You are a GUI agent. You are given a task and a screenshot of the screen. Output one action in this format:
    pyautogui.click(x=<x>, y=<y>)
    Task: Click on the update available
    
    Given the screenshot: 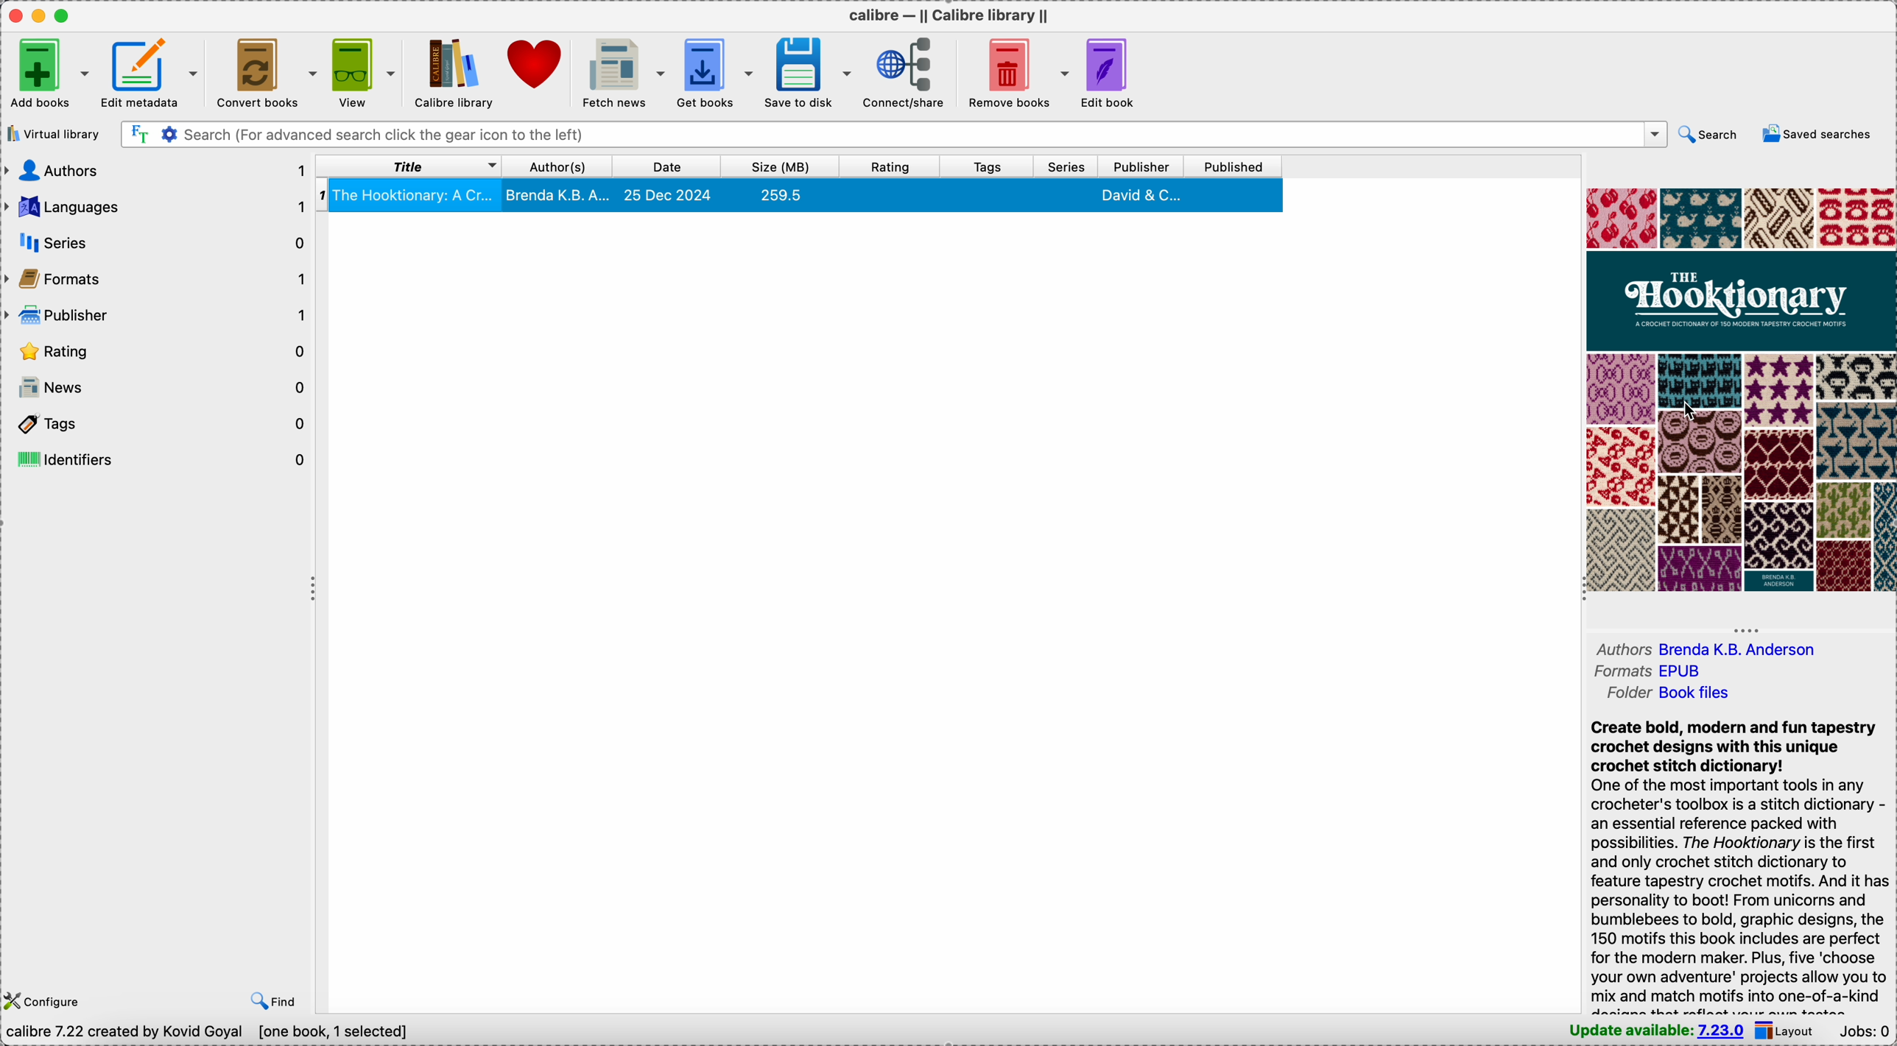 What is the action you would take?
    pyautogui.click(x=1652, y=1033)
    